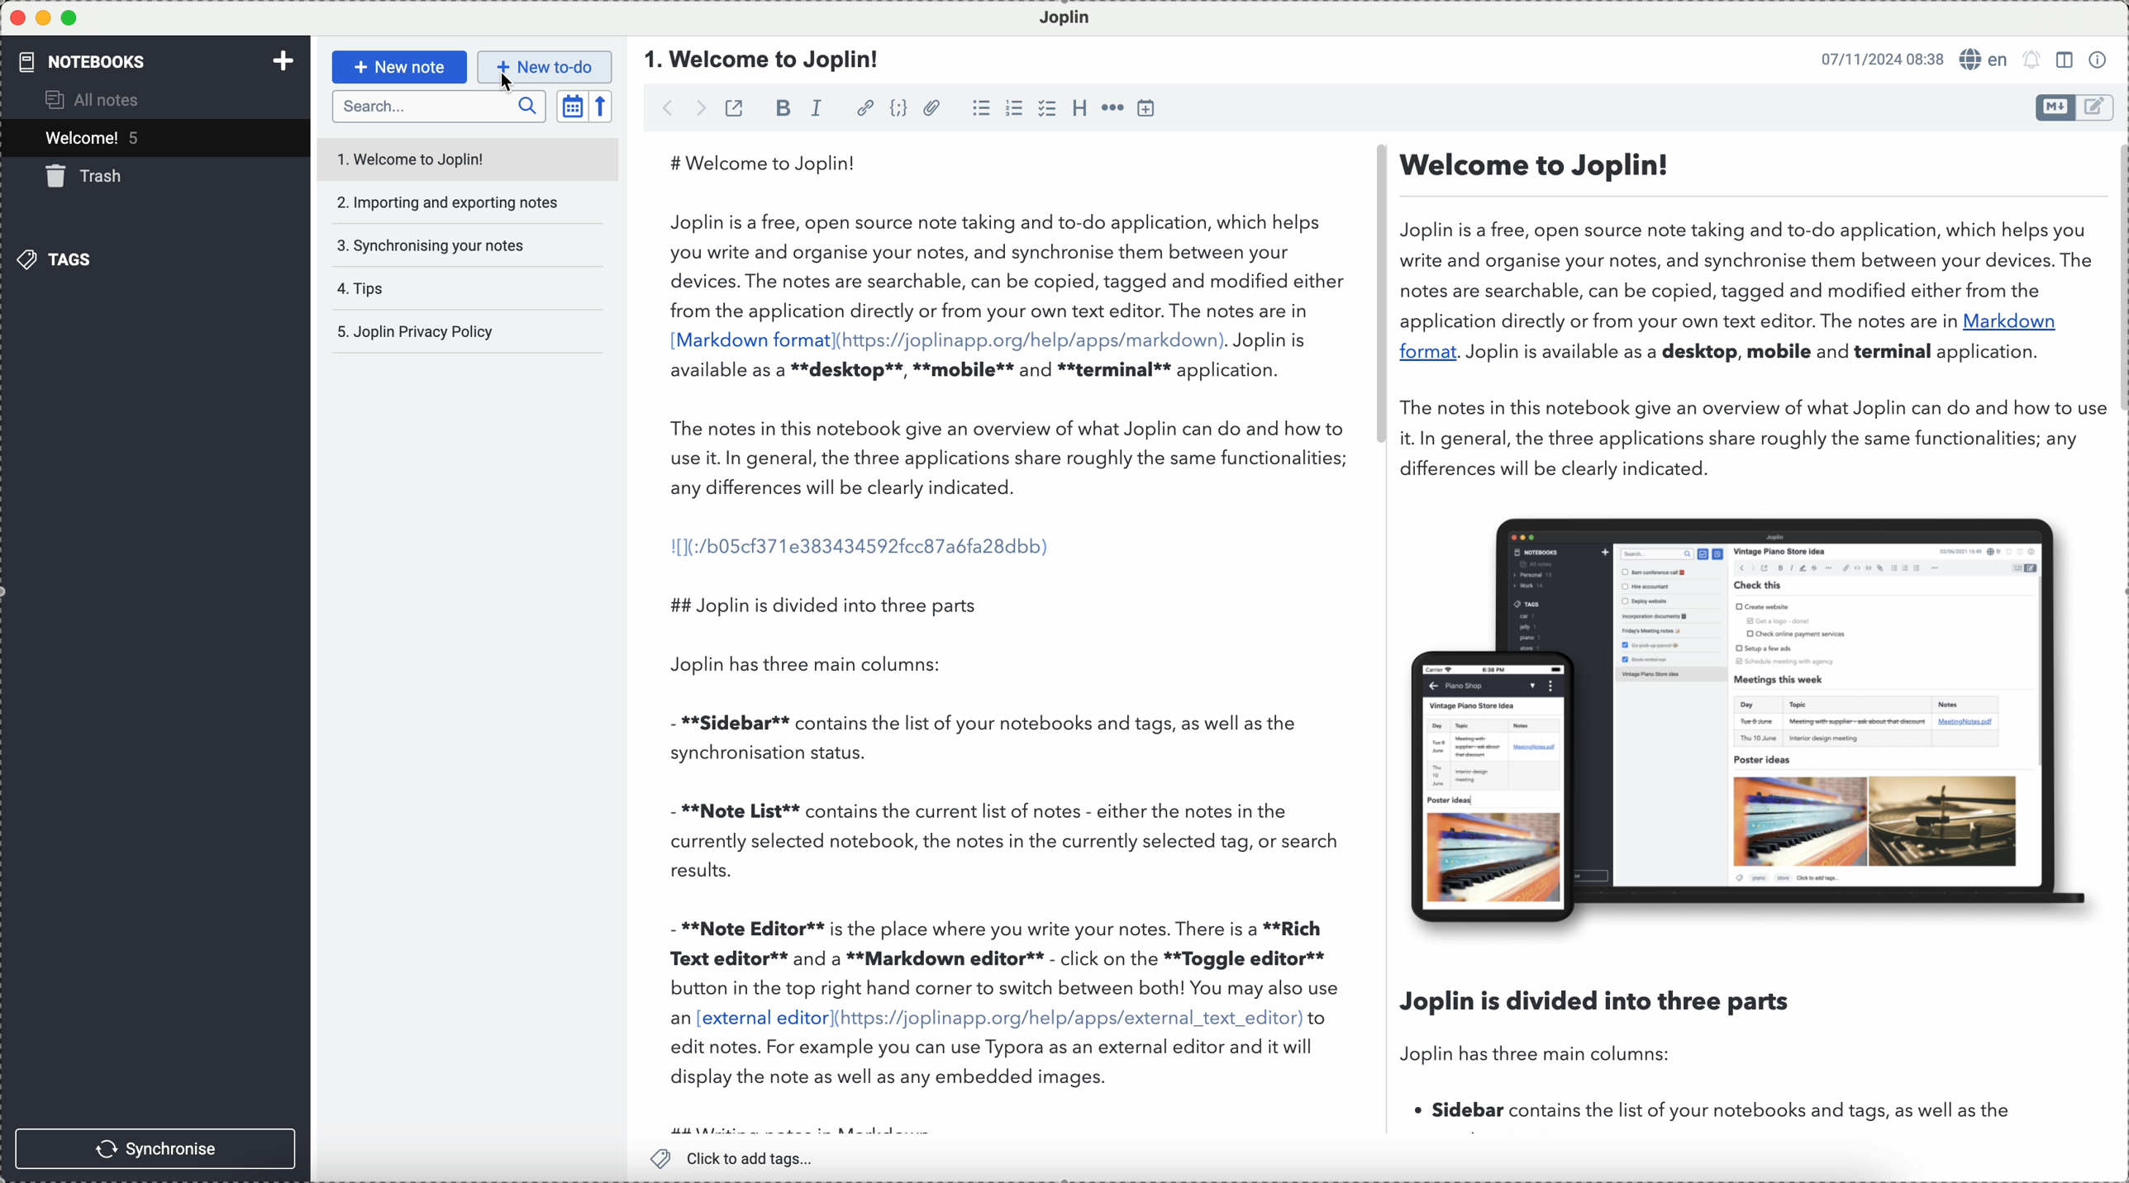  I want to click on tips, so click(369, 287).